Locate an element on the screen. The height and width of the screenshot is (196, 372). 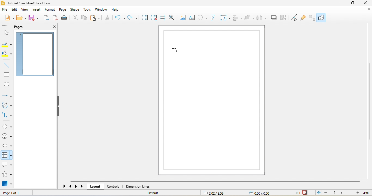
transformation is located at coordinates (225, 18).